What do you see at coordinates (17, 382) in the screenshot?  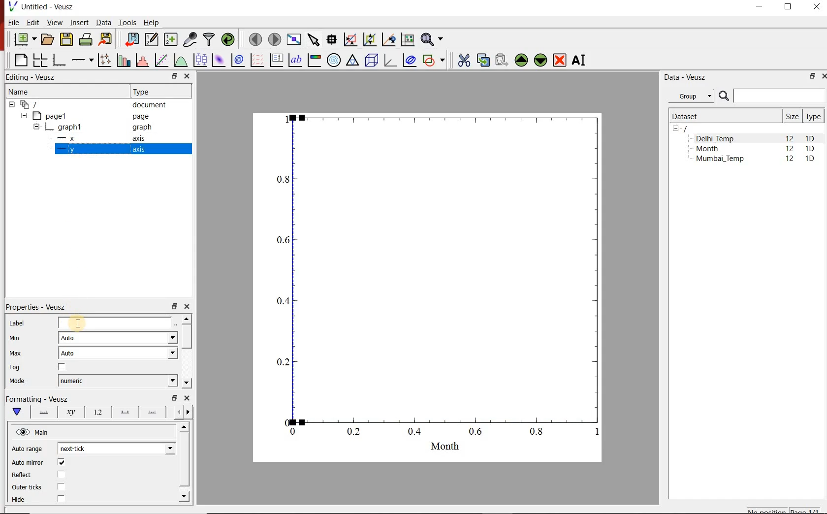 I see `Mode` at bounding box center [17, 382].